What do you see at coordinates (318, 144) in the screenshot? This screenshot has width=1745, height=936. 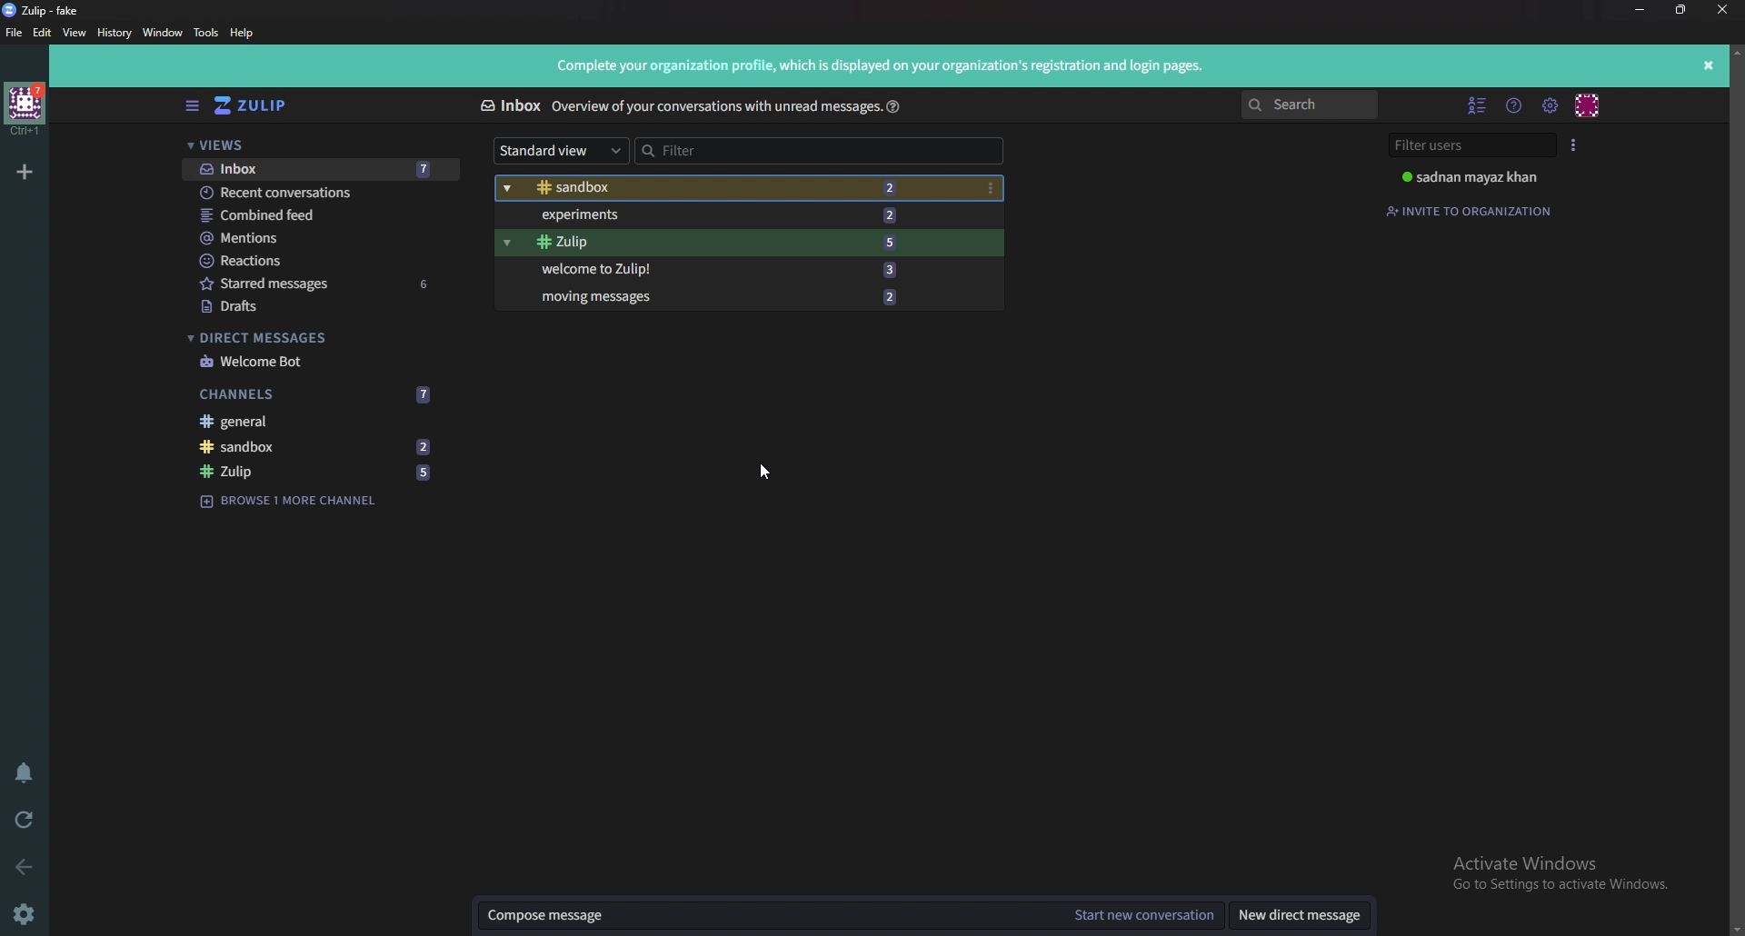 I see `Views` at bounding box center [318, 144].